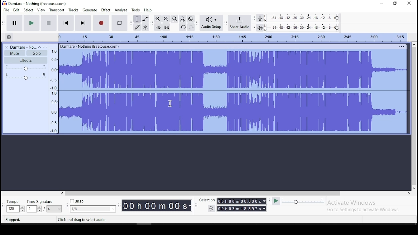 This screenshot has width=418, height=235. I want to click on time menu, so click(242, 209).